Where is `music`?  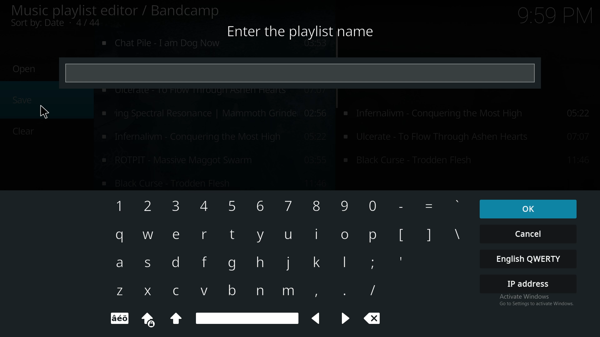 music is located at coordinates (214, 113).